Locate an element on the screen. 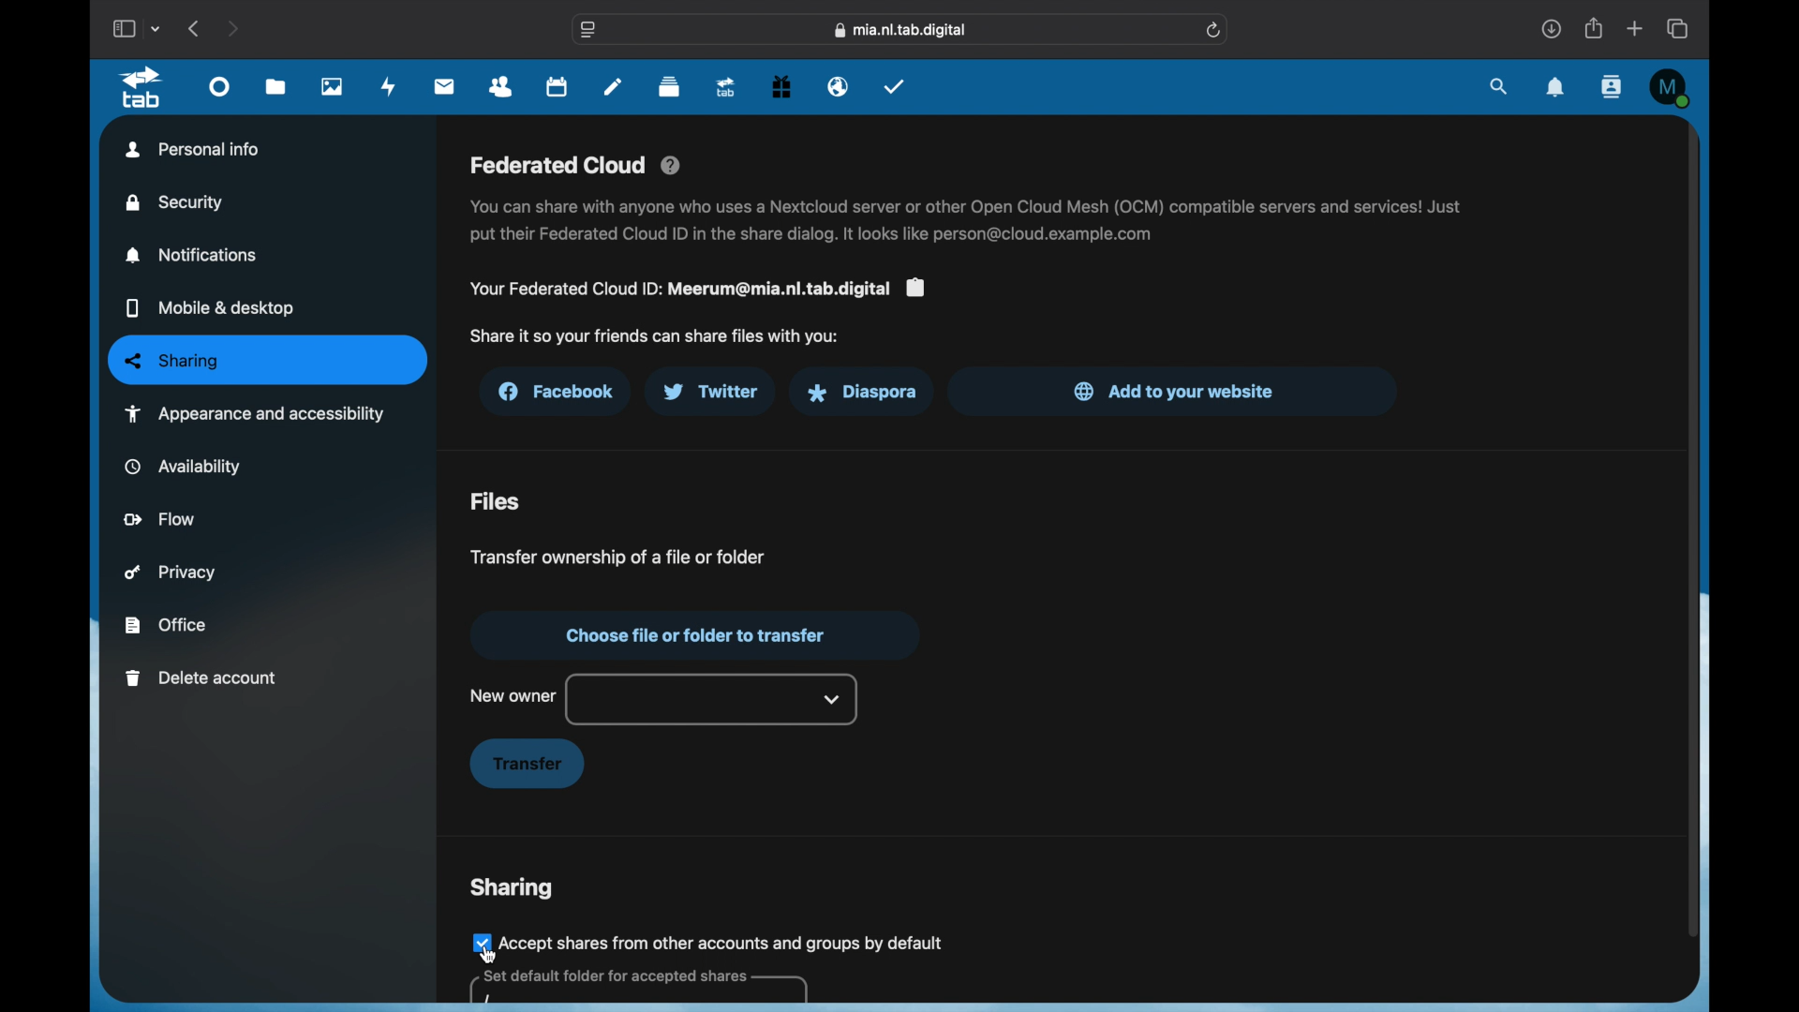 The height and width of the screenshot is (1012, 1799). add to your website is located at coordinates (1175, 391).